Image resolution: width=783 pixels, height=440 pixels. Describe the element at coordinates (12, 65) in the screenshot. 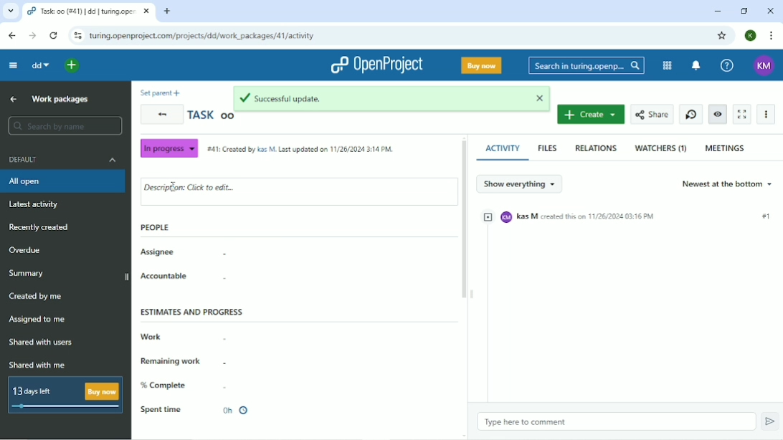

I see `Collapse project menu` at that location.